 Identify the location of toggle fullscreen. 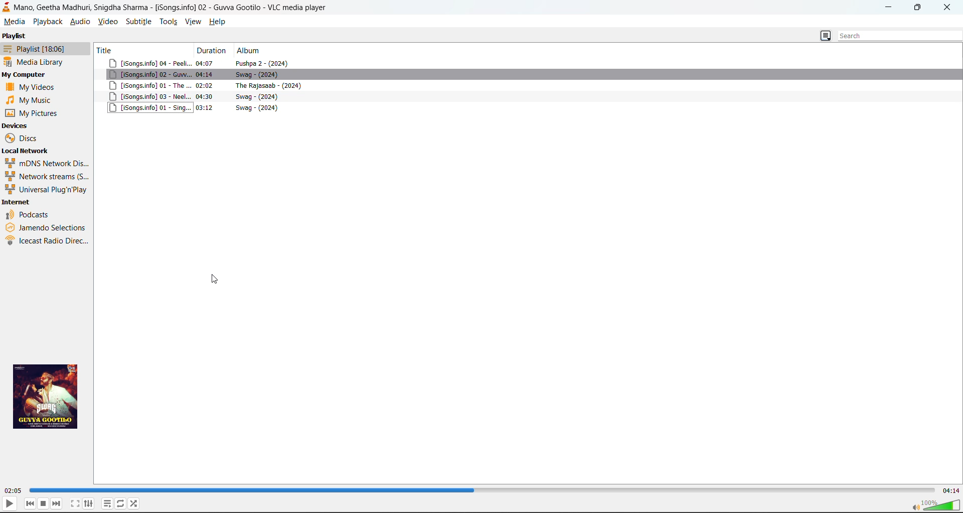
(75, 503).